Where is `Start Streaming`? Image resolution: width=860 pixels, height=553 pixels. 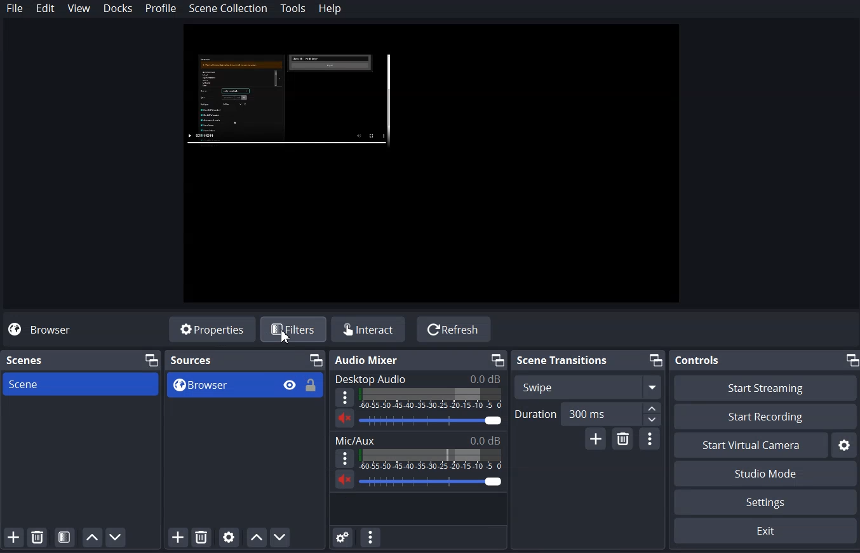
Start Streaming is located at coordinates (766, 387).